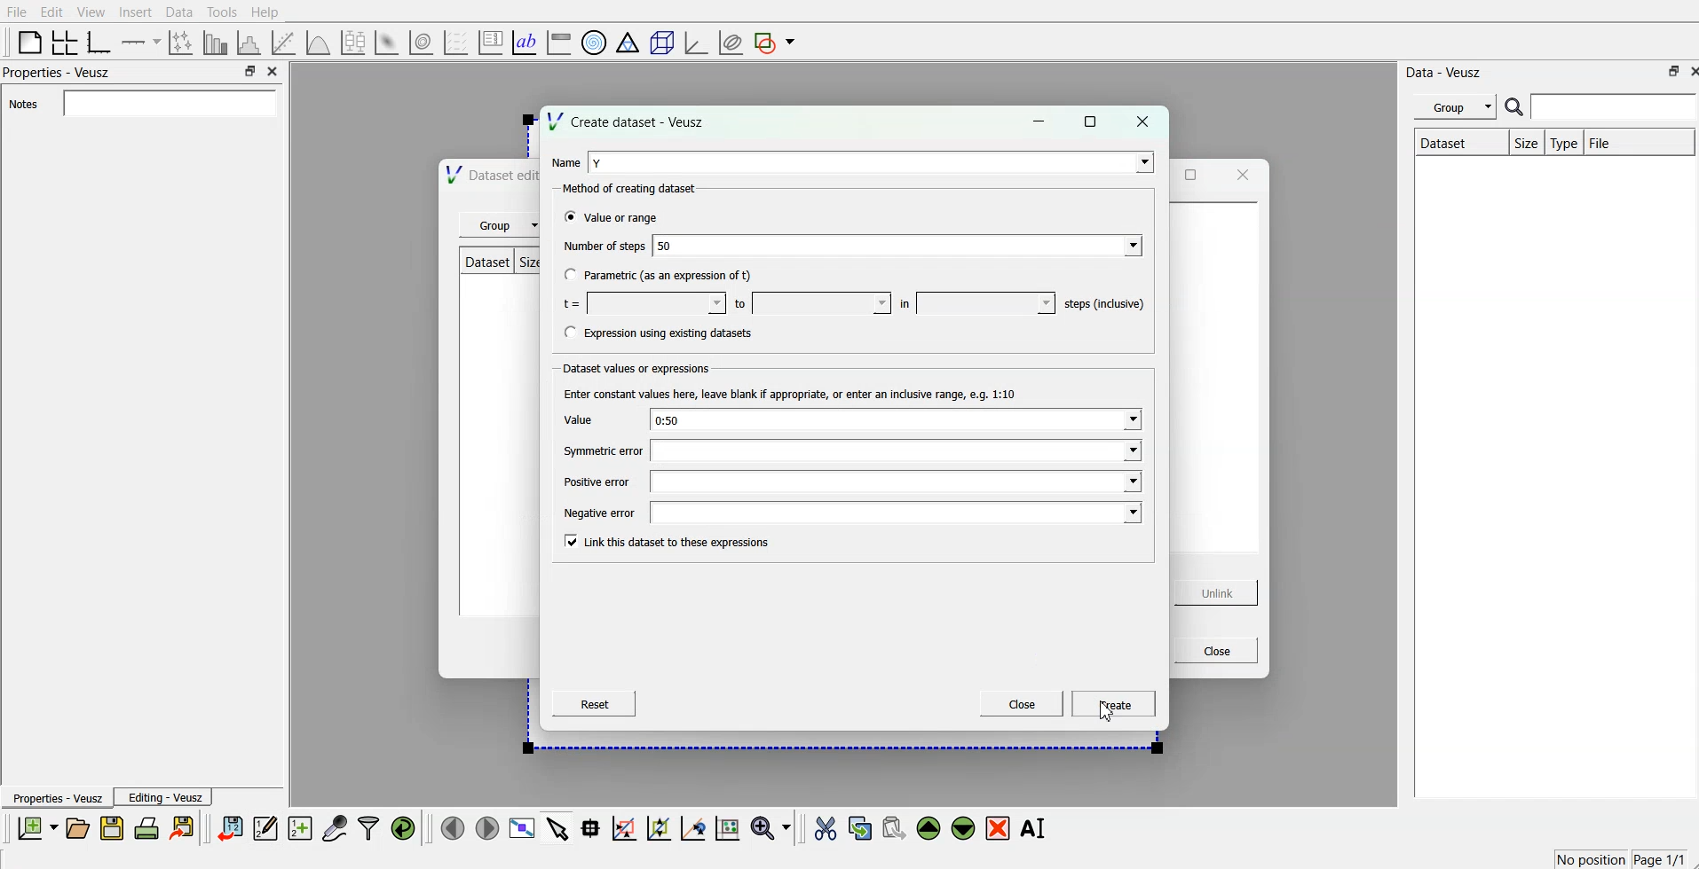  I want to click on plot key, so click(490, 41).